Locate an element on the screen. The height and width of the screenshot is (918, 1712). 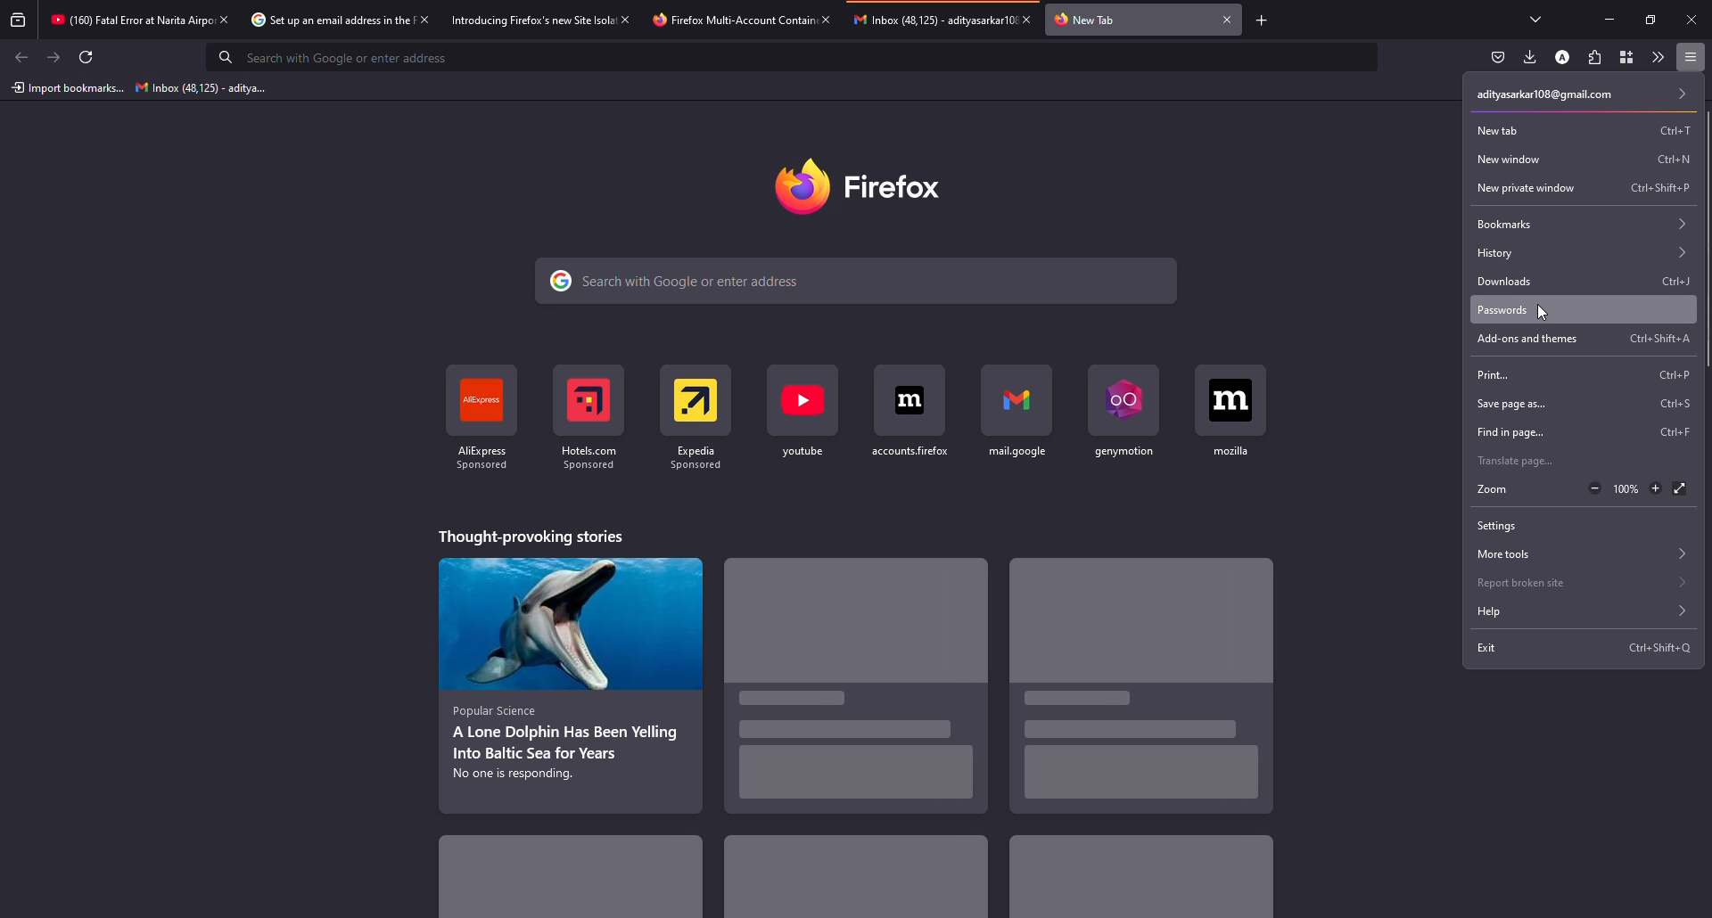
inbox is located at coordinates (195, 88).